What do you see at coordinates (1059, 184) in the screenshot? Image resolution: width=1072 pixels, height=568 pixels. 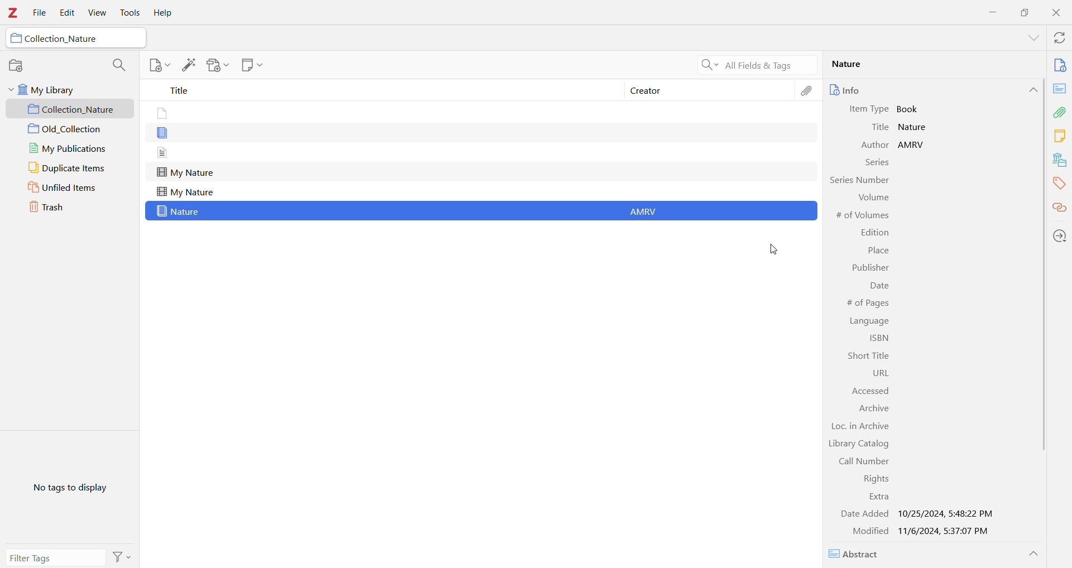 I see `Tags` at bounding box center [1059, 184].